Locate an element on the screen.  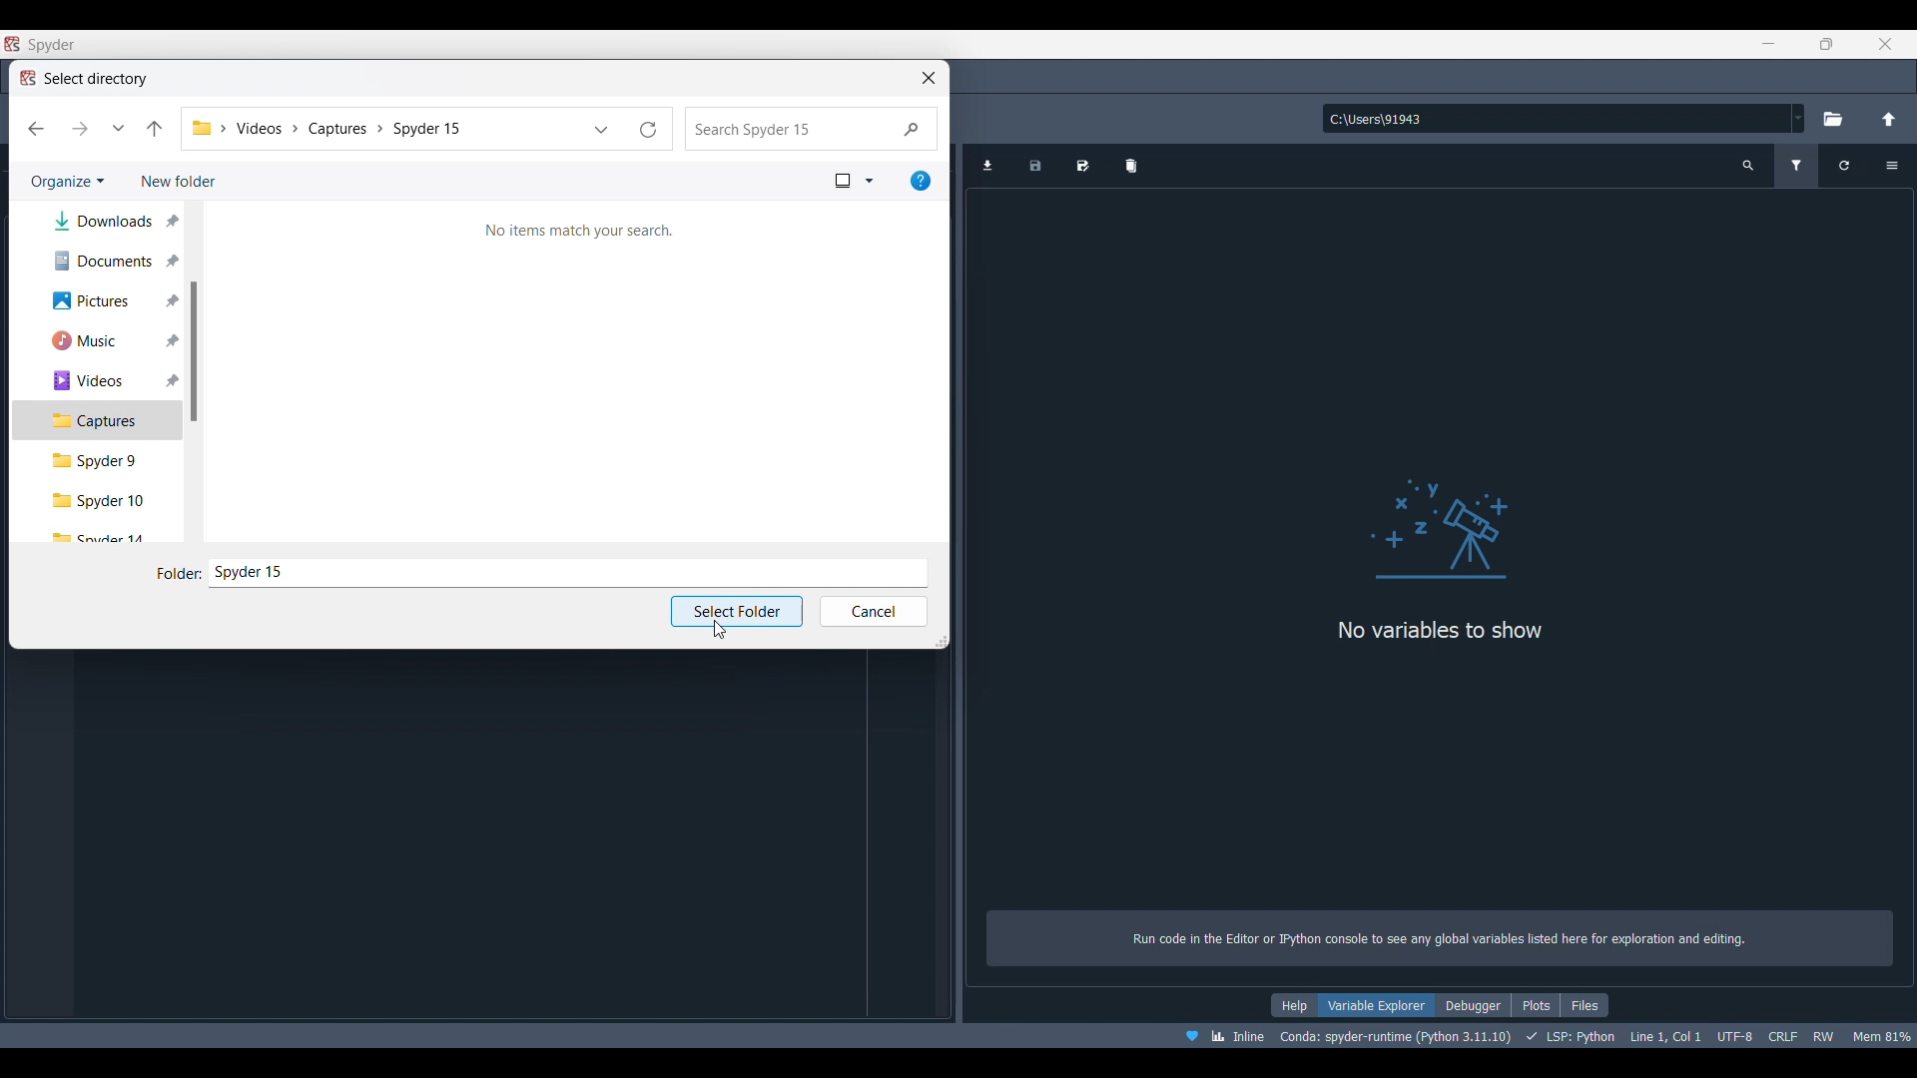
Window title is located at coordinates (80, 80).